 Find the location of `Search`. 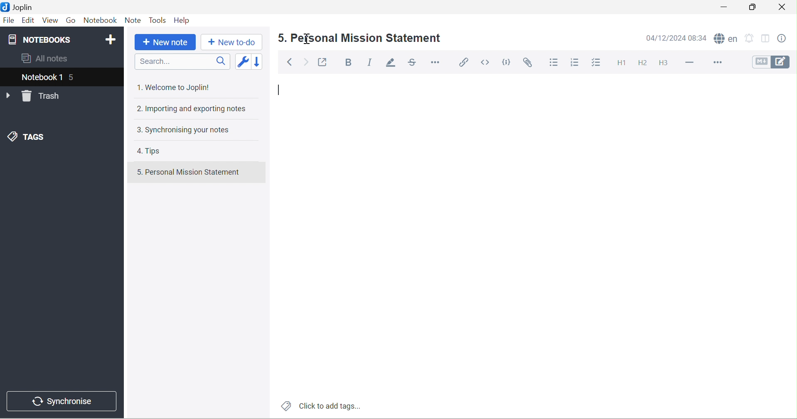

Search is located at coordinates (182, 62).